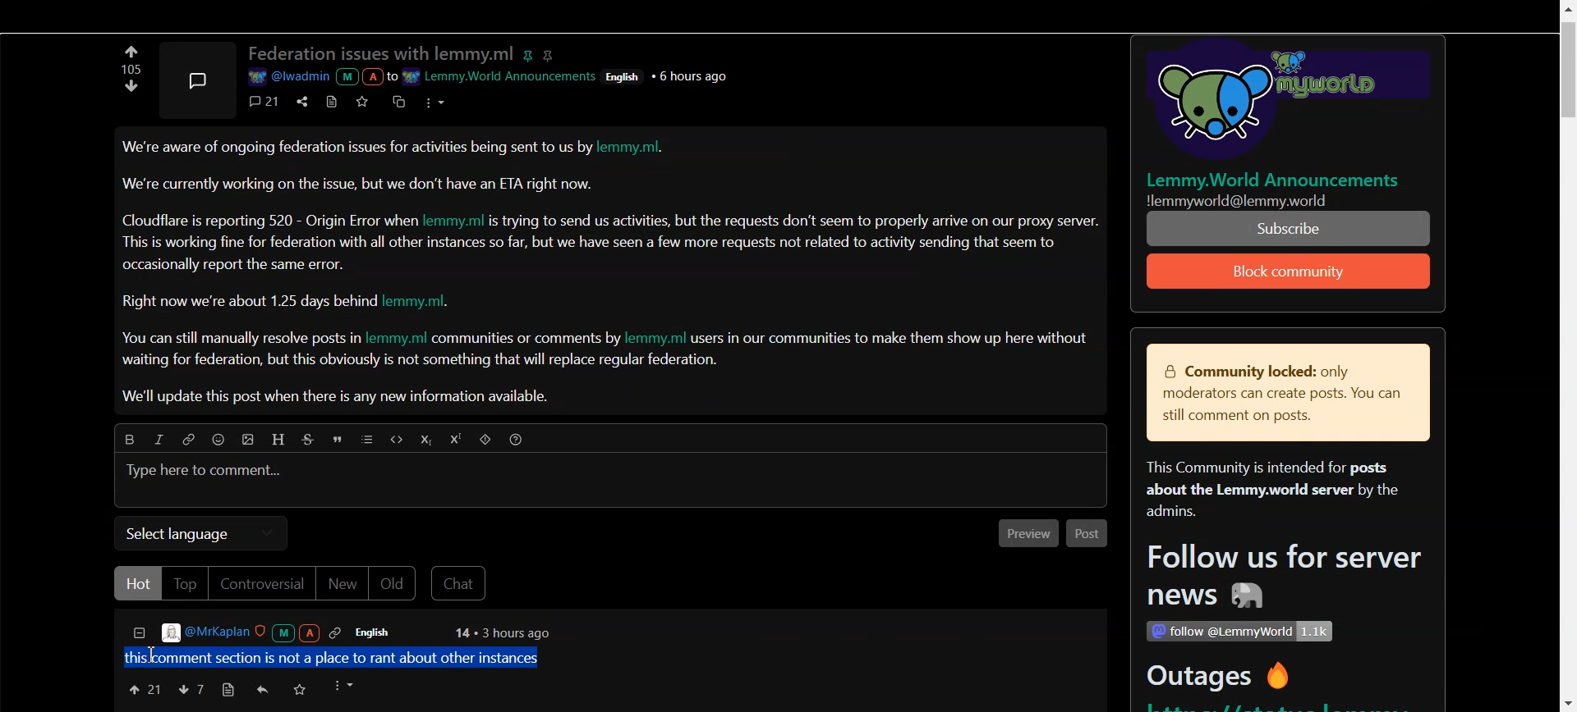 The height and width of the screenshot is (712, 1577). What do you see at coordinates (396, 339) in the screenshot?
I see `lemmy.ml` at bounding box center [396, 339].